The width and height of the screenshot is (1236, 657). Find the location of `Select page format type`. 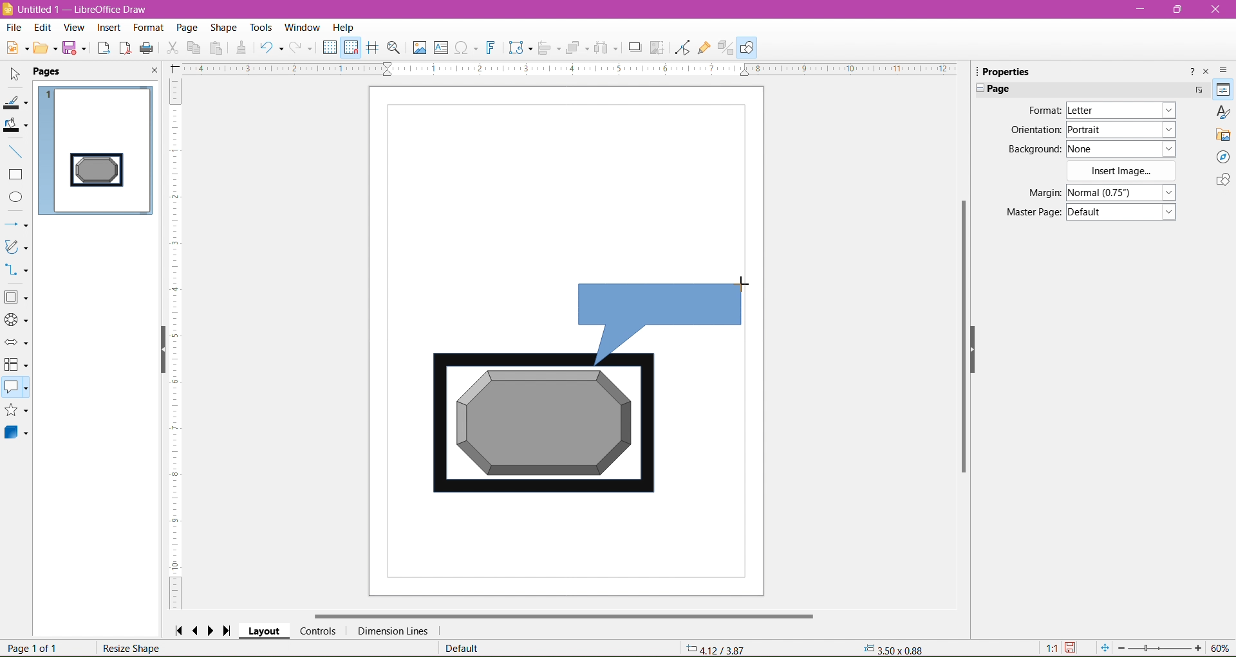

Select page format type is located at coordinates (1119, 111).